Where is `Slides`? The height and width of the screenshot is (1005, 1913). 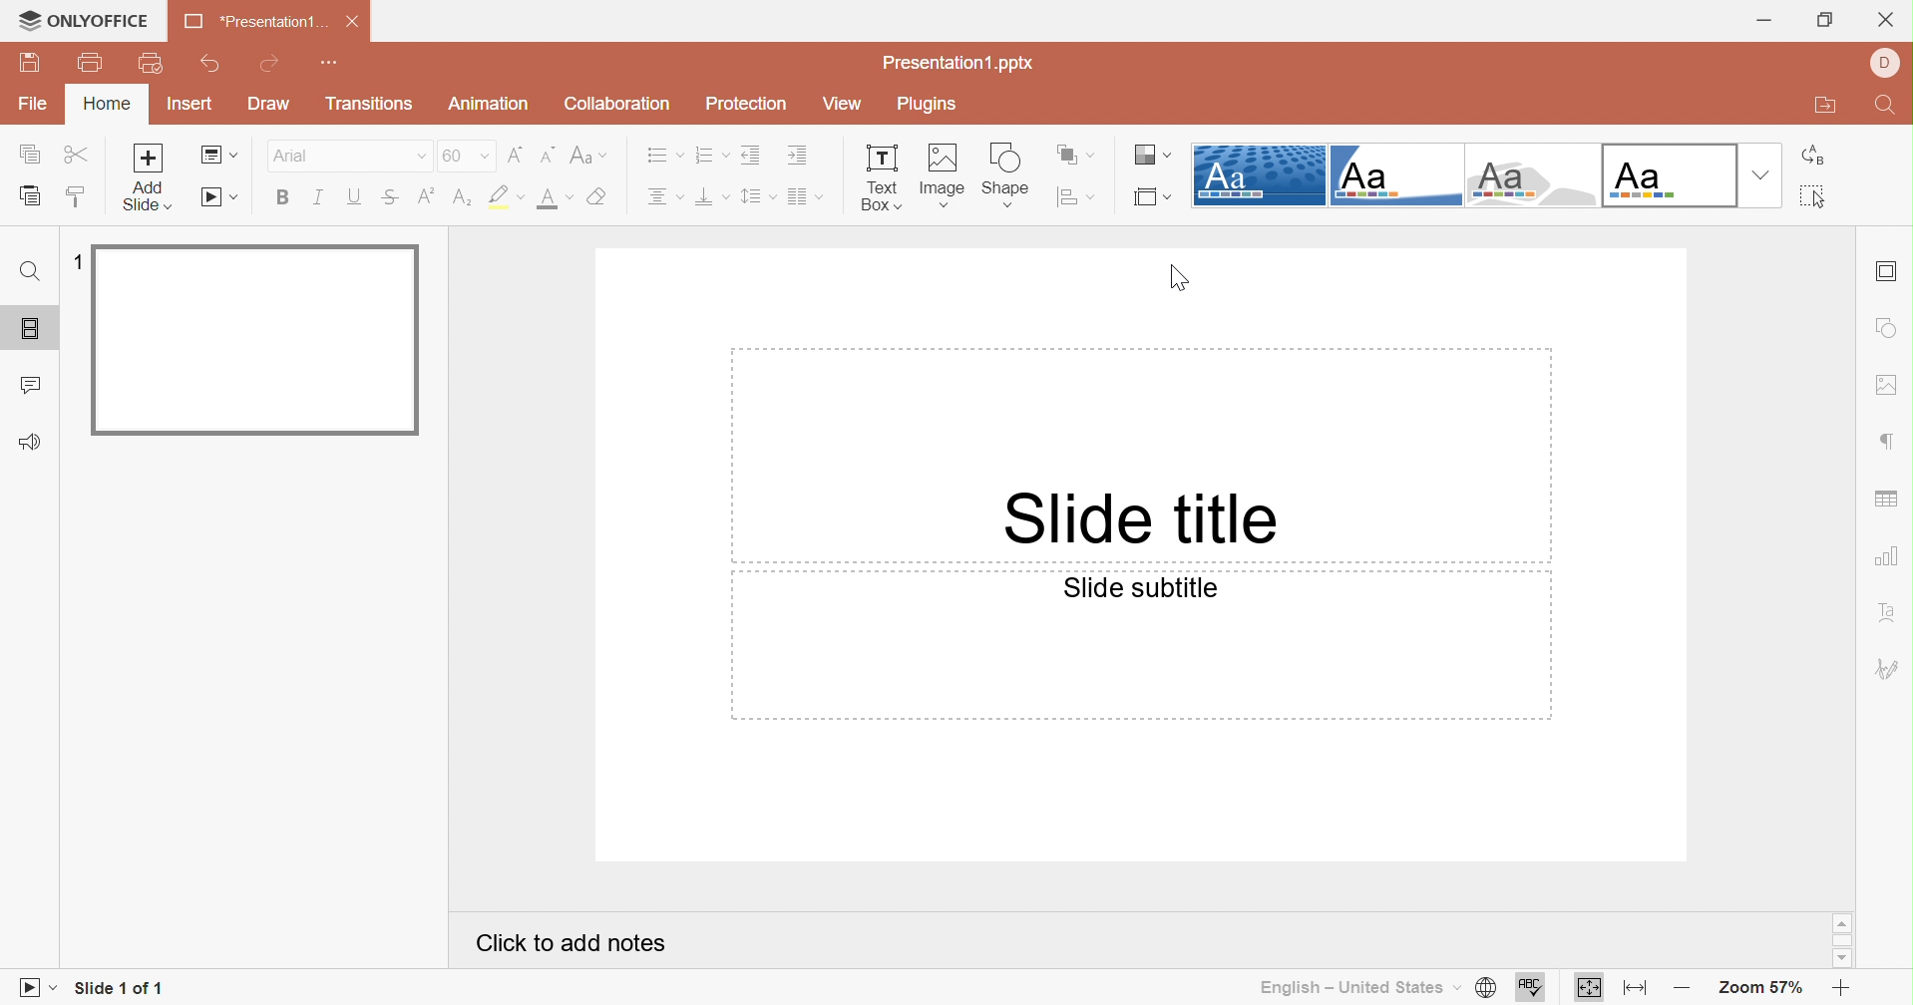
Slides is located at coordinates (33, 331).